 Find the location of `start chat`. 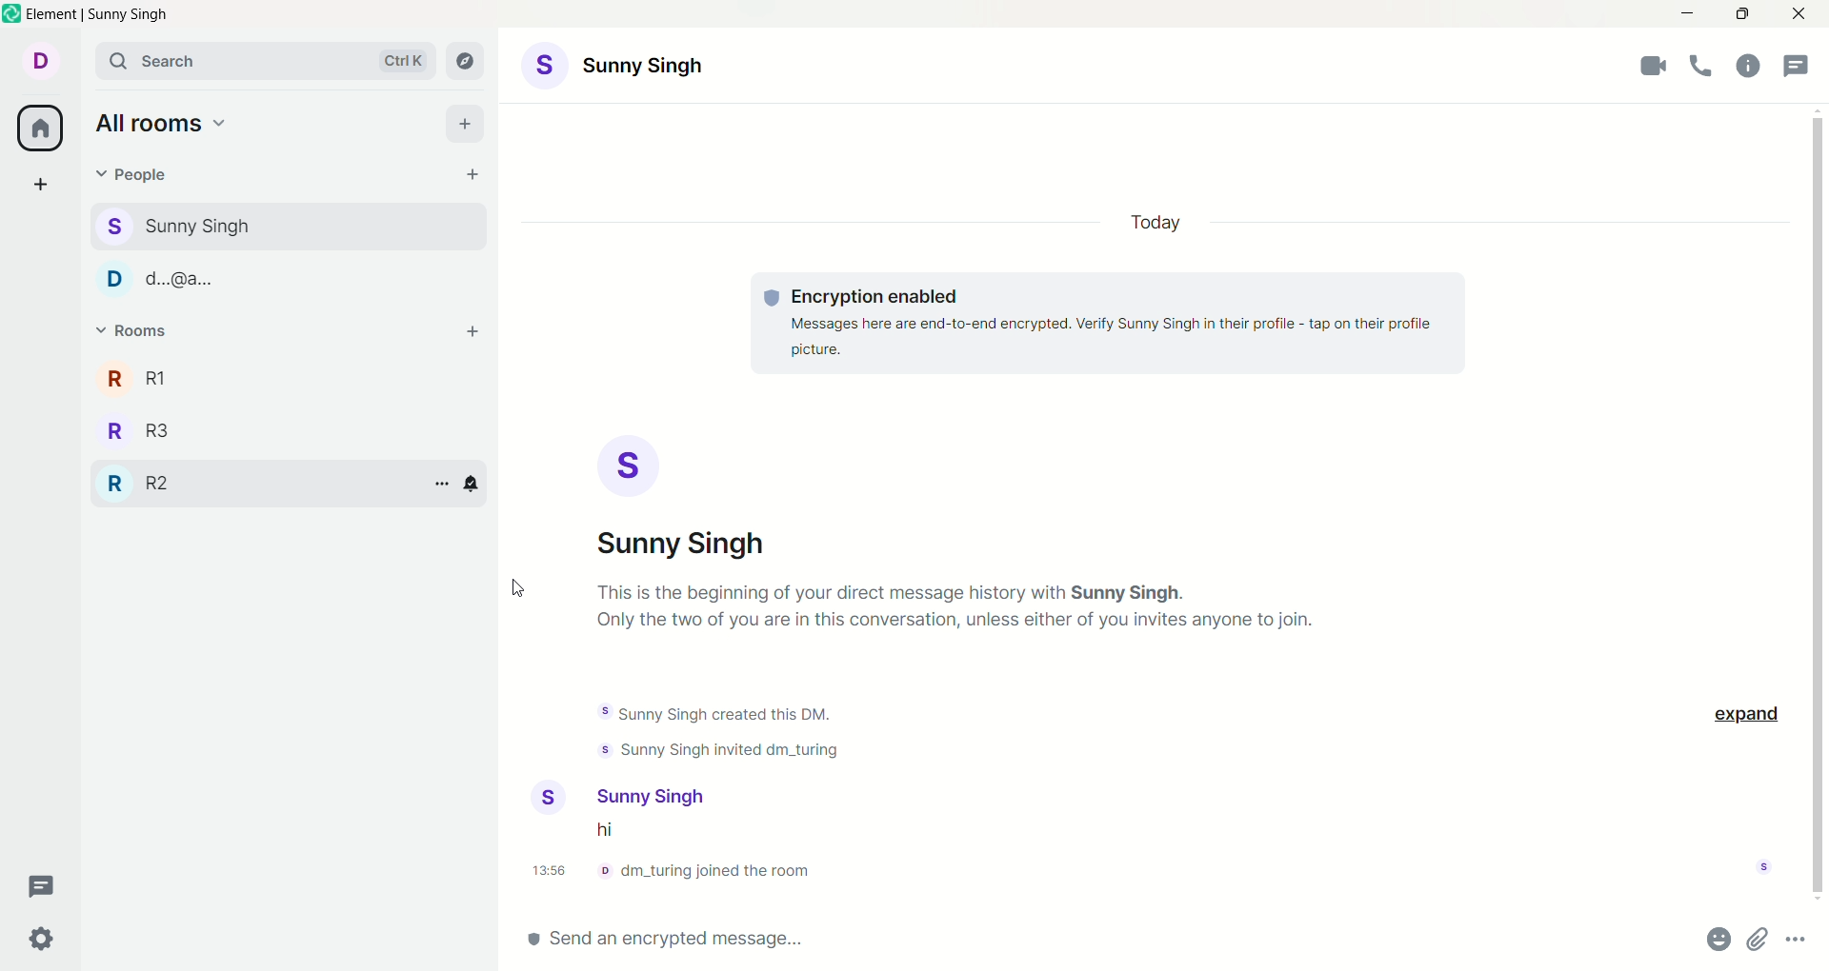

start chat is located at coordinates (468, 172).